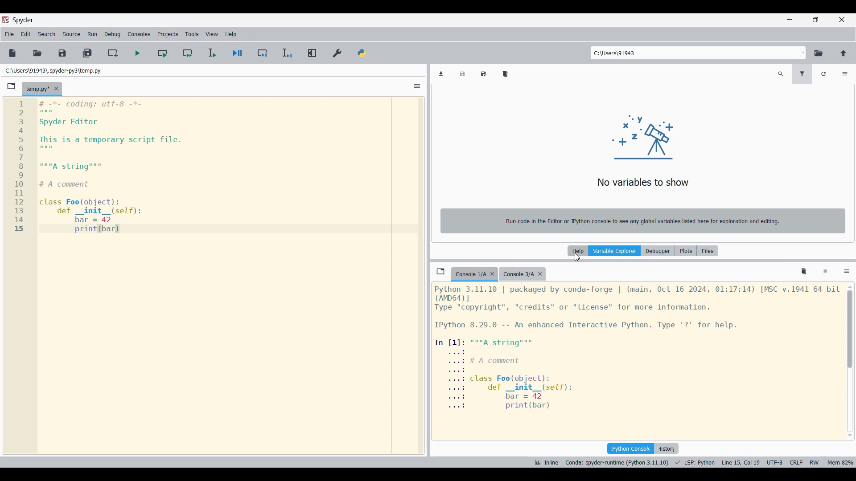 This screenshot has width=856, height=481. I want to click on Create new cell at current line, so click(112, 53).